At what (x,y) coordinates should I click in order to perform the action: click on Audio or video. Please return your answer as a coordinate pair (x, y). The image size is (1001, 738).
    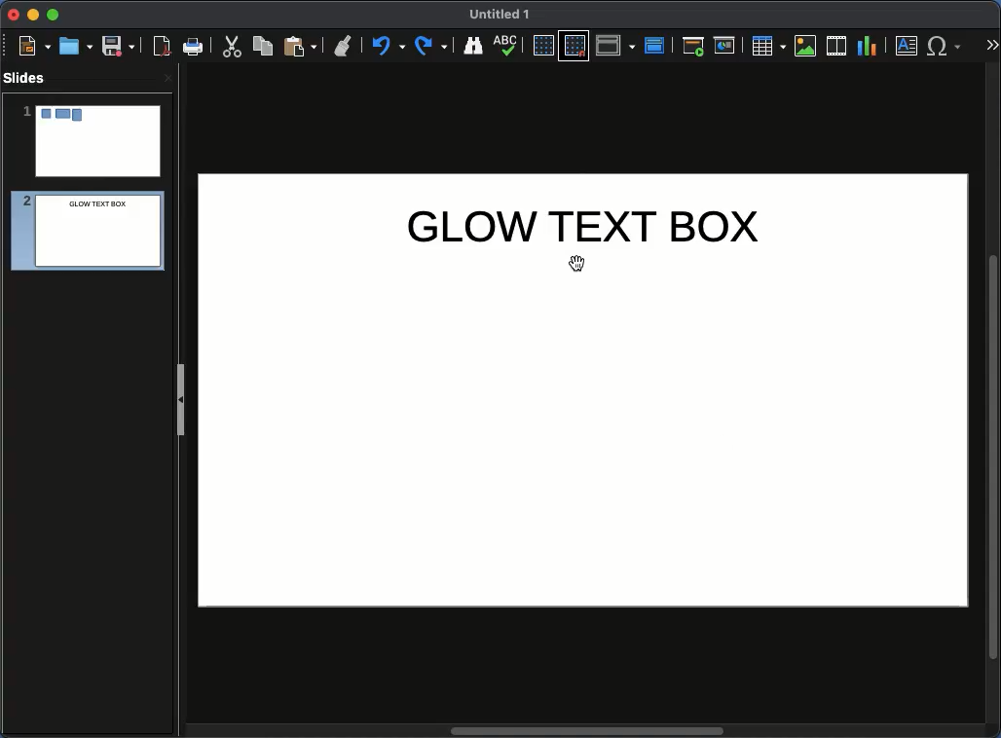
    Looking at the image, I should click on (837, 46).